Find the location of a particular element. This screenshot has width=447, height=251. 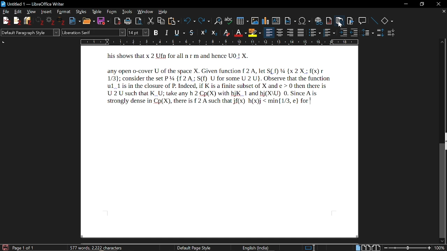

Font size is located at coordinates (138, 32).